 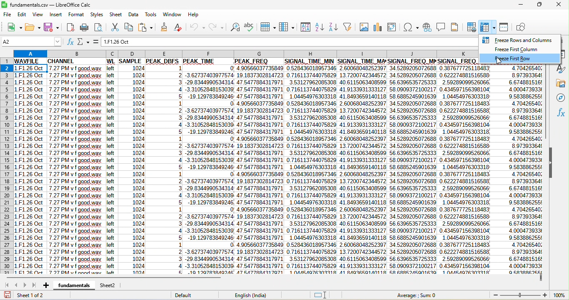 What do you see at coordinates (114, 27) in the screenshot?
I see `cut` at bounding box center [114, 27].